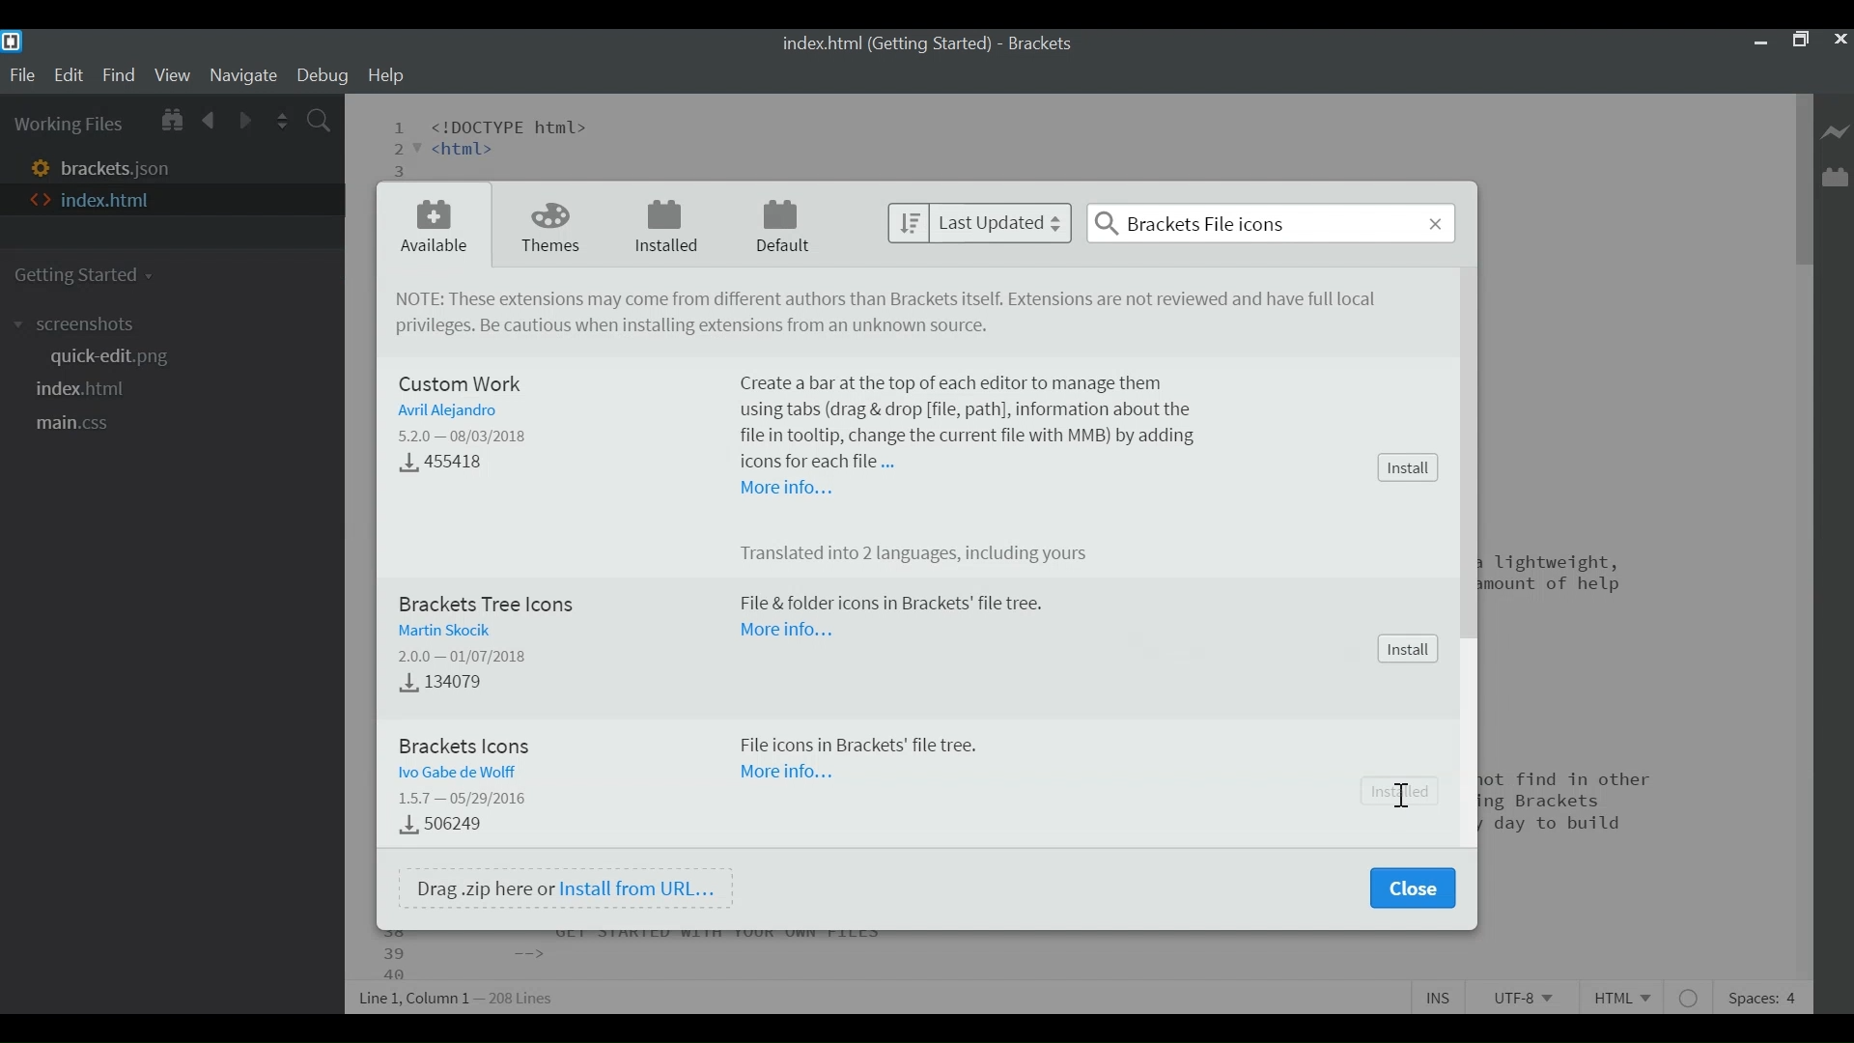  What do you see at coordinates (80, 324) in the screenshot?
I see `screenshot` at bounding box center [80, 324].